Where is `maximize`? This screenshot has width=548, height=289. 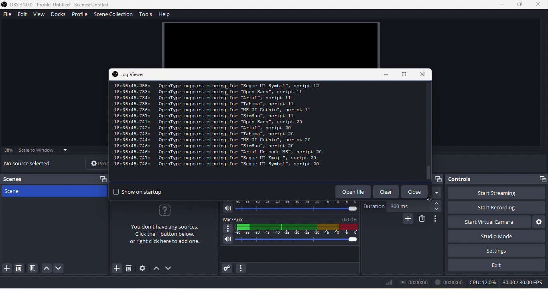
maximize is located at coordinates (518, 4).